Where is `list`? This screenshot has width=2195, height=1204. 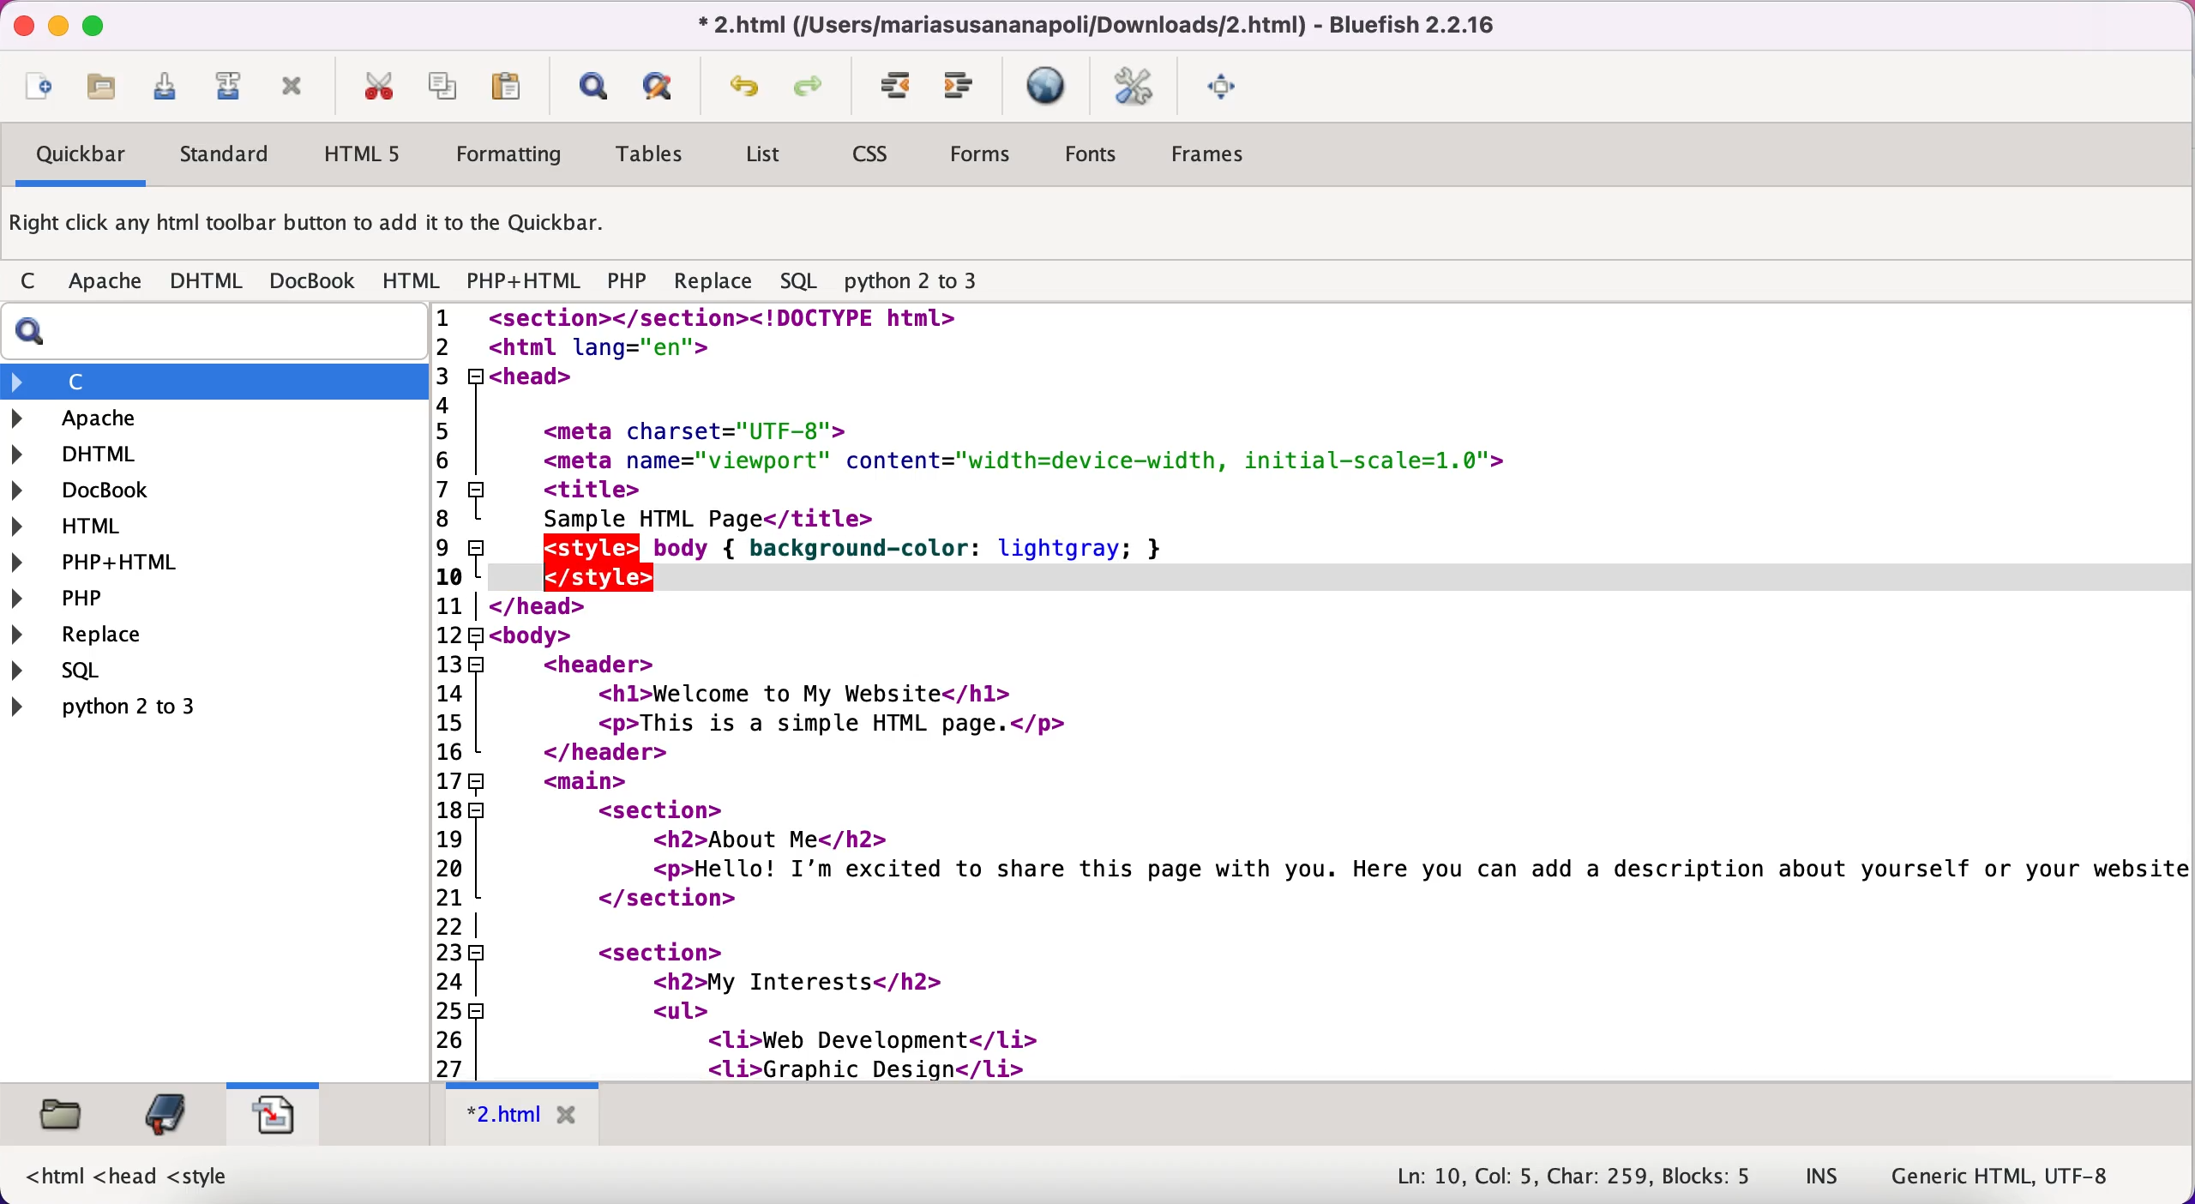
list is located at coordinates (761, 158).